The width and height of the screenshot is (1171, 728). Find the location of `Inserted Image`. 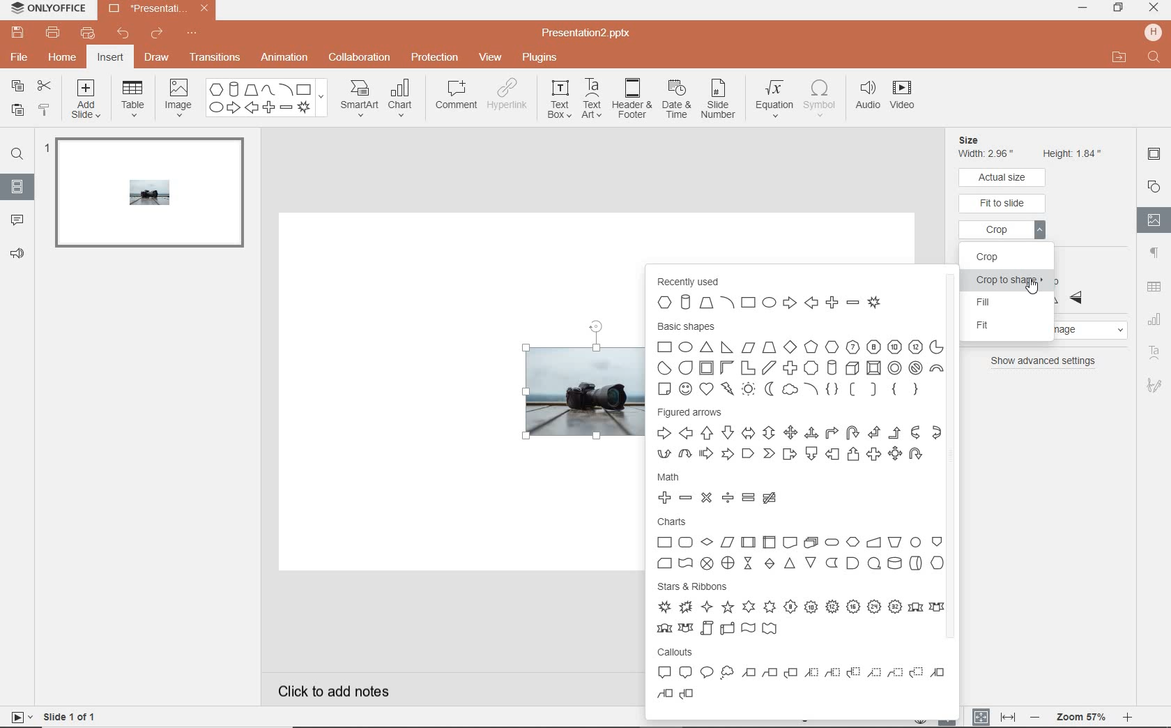

Inserted Image is located at coordinates (565, 395).